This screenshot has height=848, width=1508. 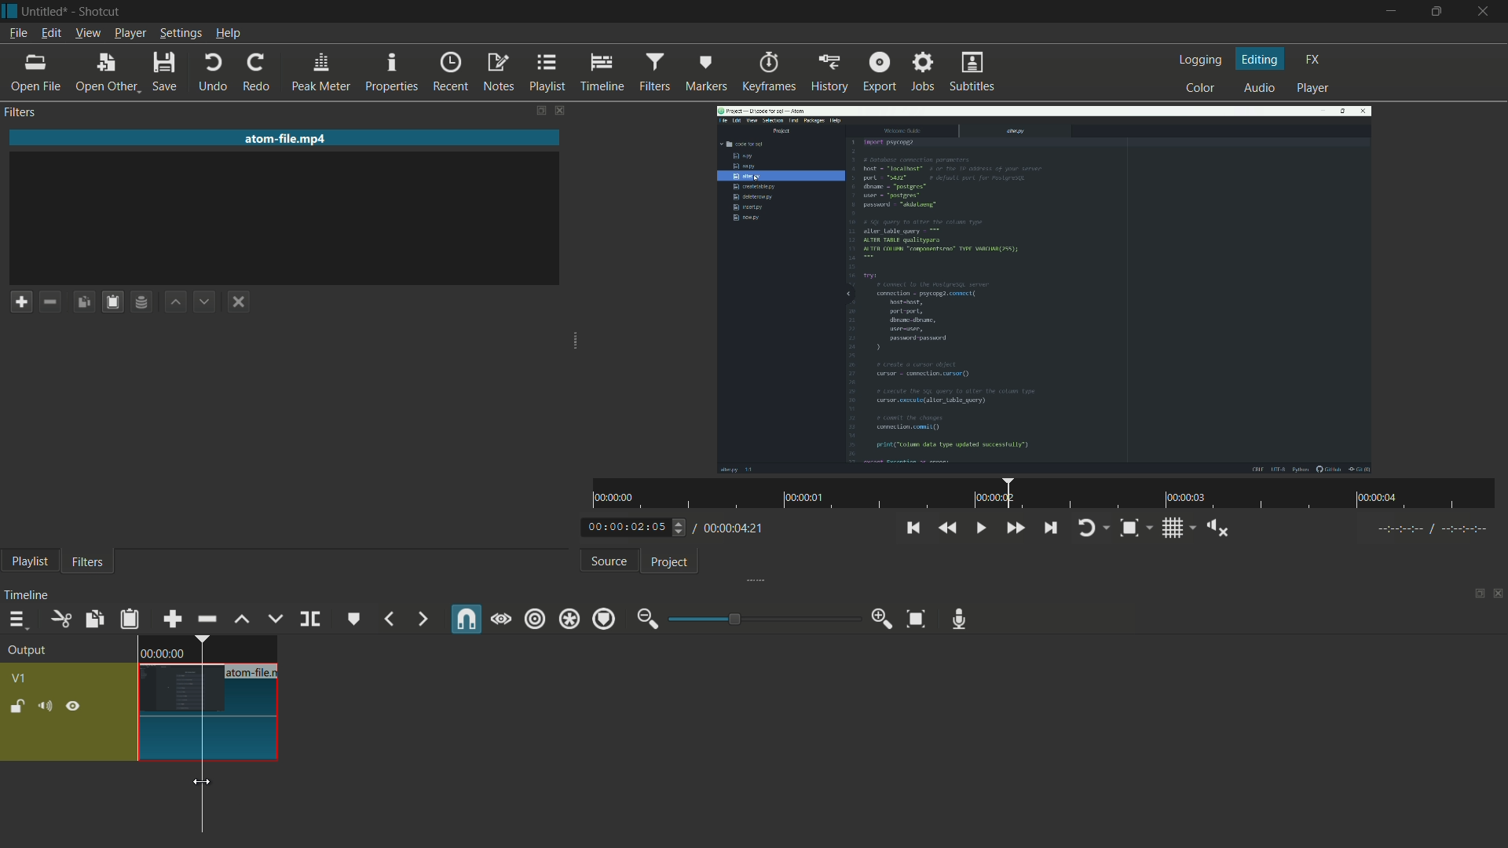 What do you see at coordinates (181, 35) in the screenshot?
I see `settings menu` at bounding box center [181, 35].